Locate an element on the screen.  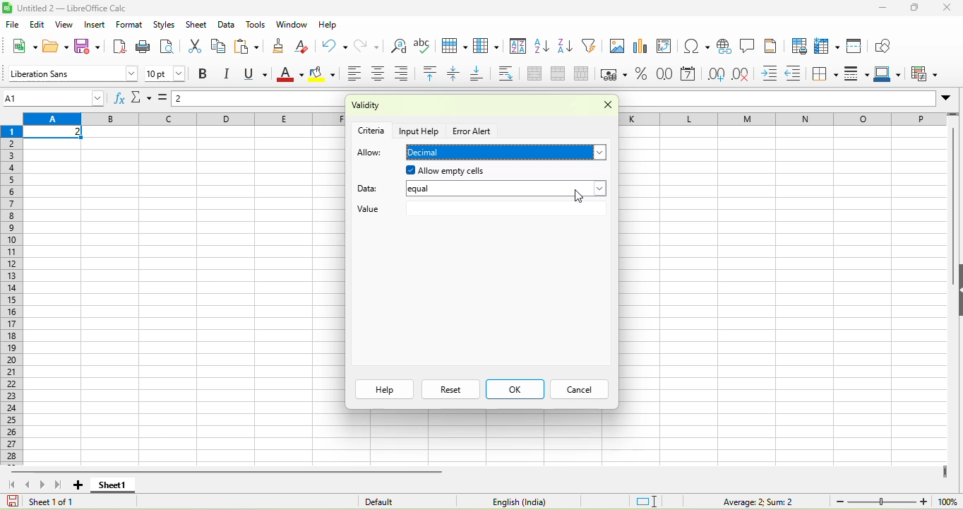
sort is located at coordinates (518, 48).